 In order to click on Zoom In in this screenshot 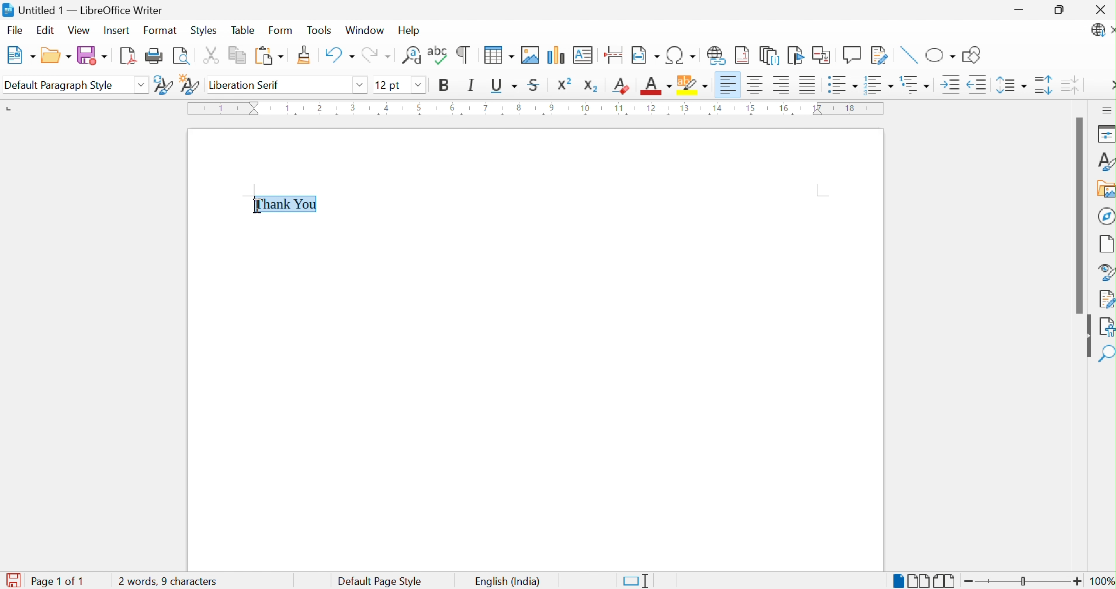, I will do `click(1077, 580)`.